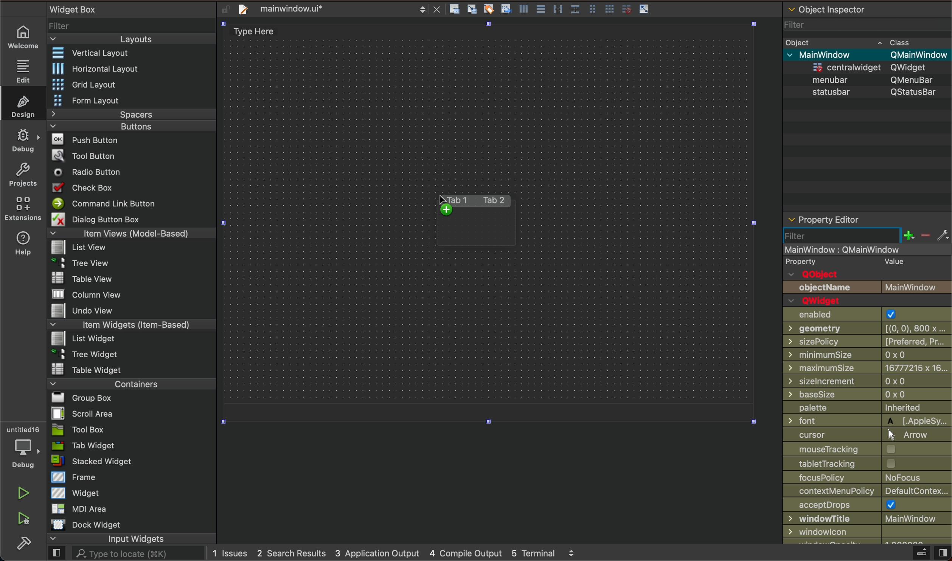  Describe the element at coordinates (868, 341) in the screenshot. I see `size policy` at that location.